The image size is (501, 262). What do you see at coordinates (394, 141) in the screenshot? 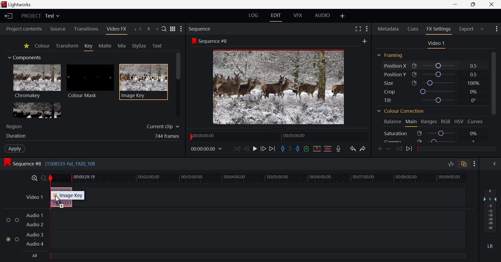
I see `Gamma` at bounding box center [394, 141].